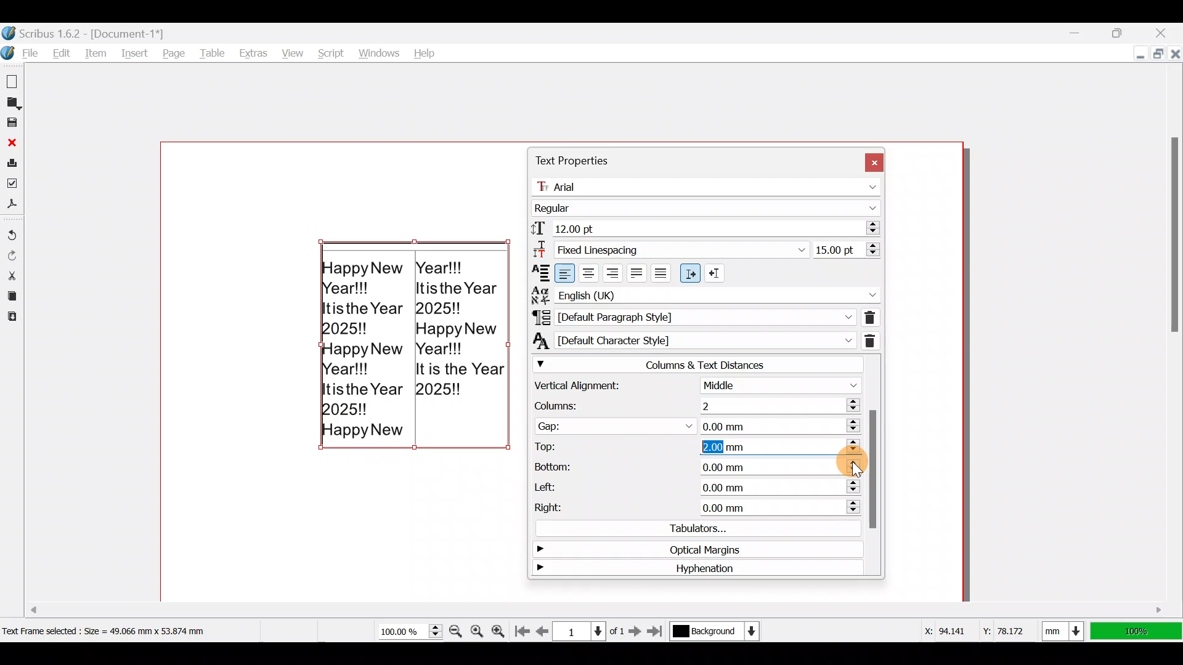 This screenshot has width=1183, height=665. Describe the element at coordinates (692, 570) in the screenshot. I see `Hyphenation` at that location.